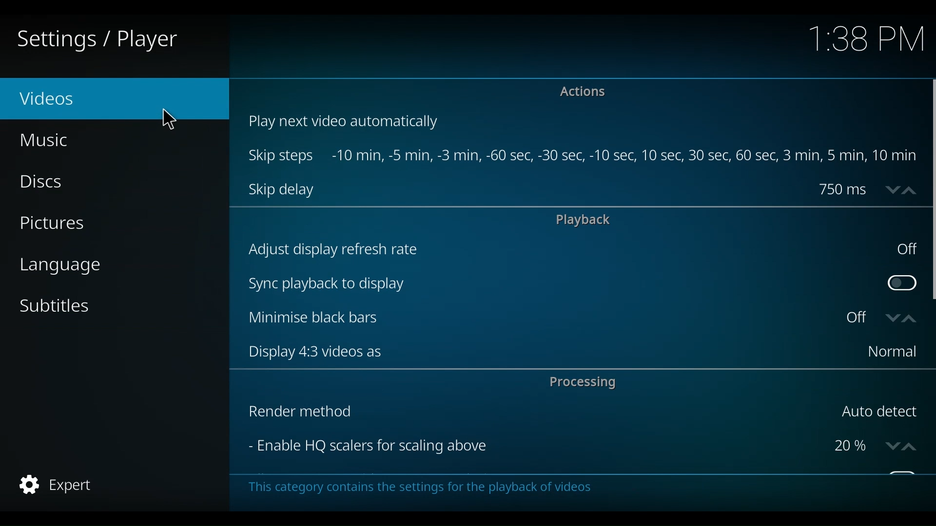  Describe the element at coordinates (866, 40) in the screenshot. I see `Time` at that location.